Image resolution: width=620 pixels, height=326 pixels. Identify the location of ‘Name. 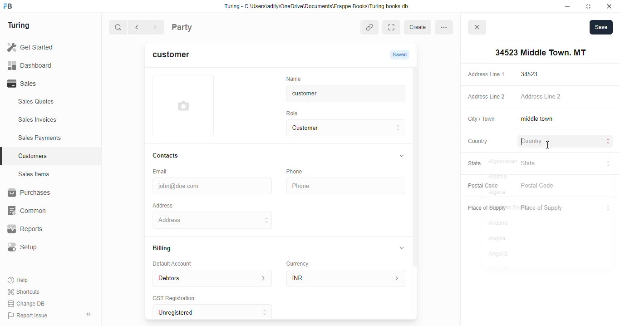
(296, 78).